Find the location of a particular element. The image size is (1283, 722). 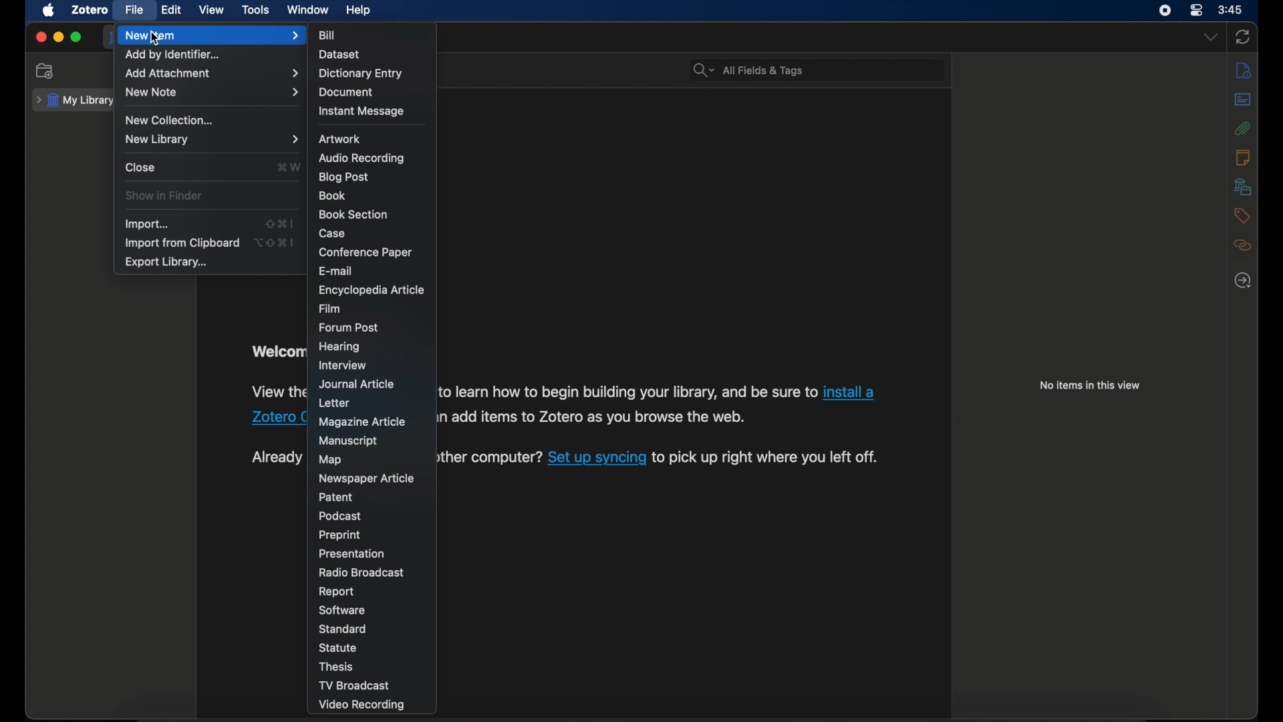

apple is located at coordinates (49, 11).